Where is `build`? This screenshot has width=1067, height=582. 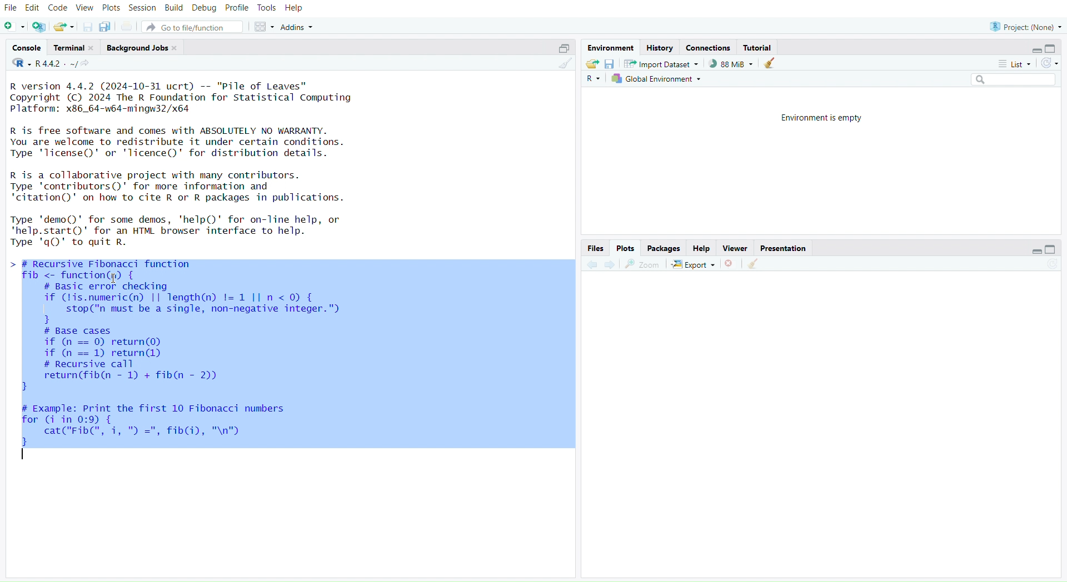
build is located at coordinates (174, 8).